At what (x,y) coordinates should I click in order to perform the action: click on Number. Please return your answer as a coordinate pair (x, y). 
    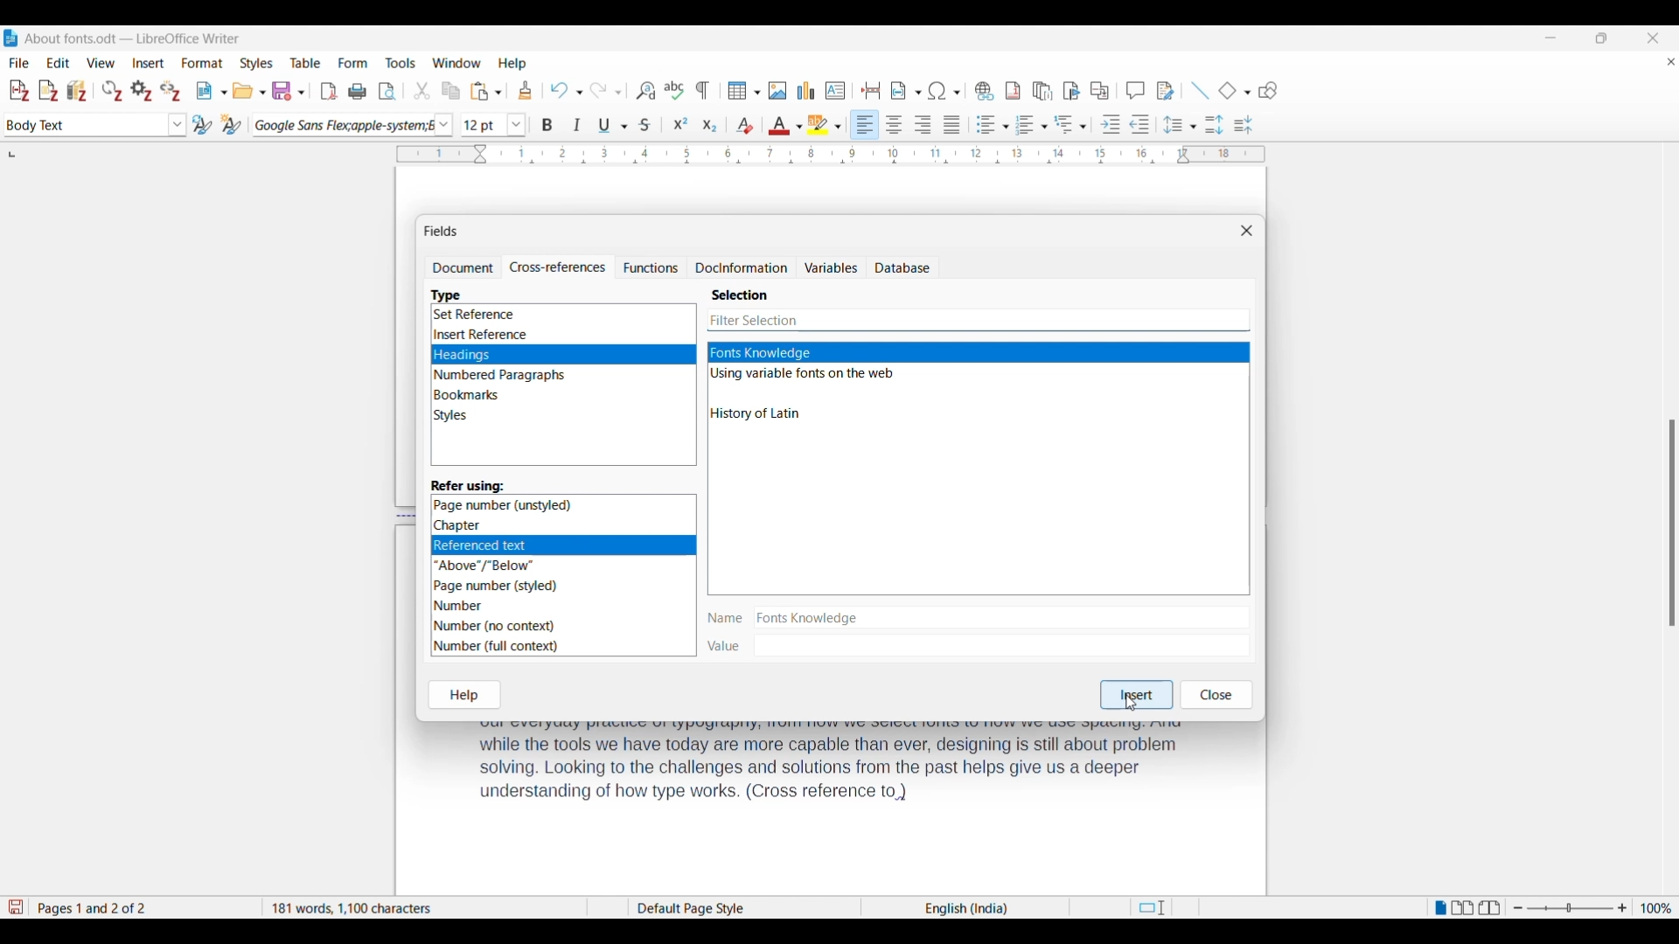
    Looking at the image, I should click on (463, 605).